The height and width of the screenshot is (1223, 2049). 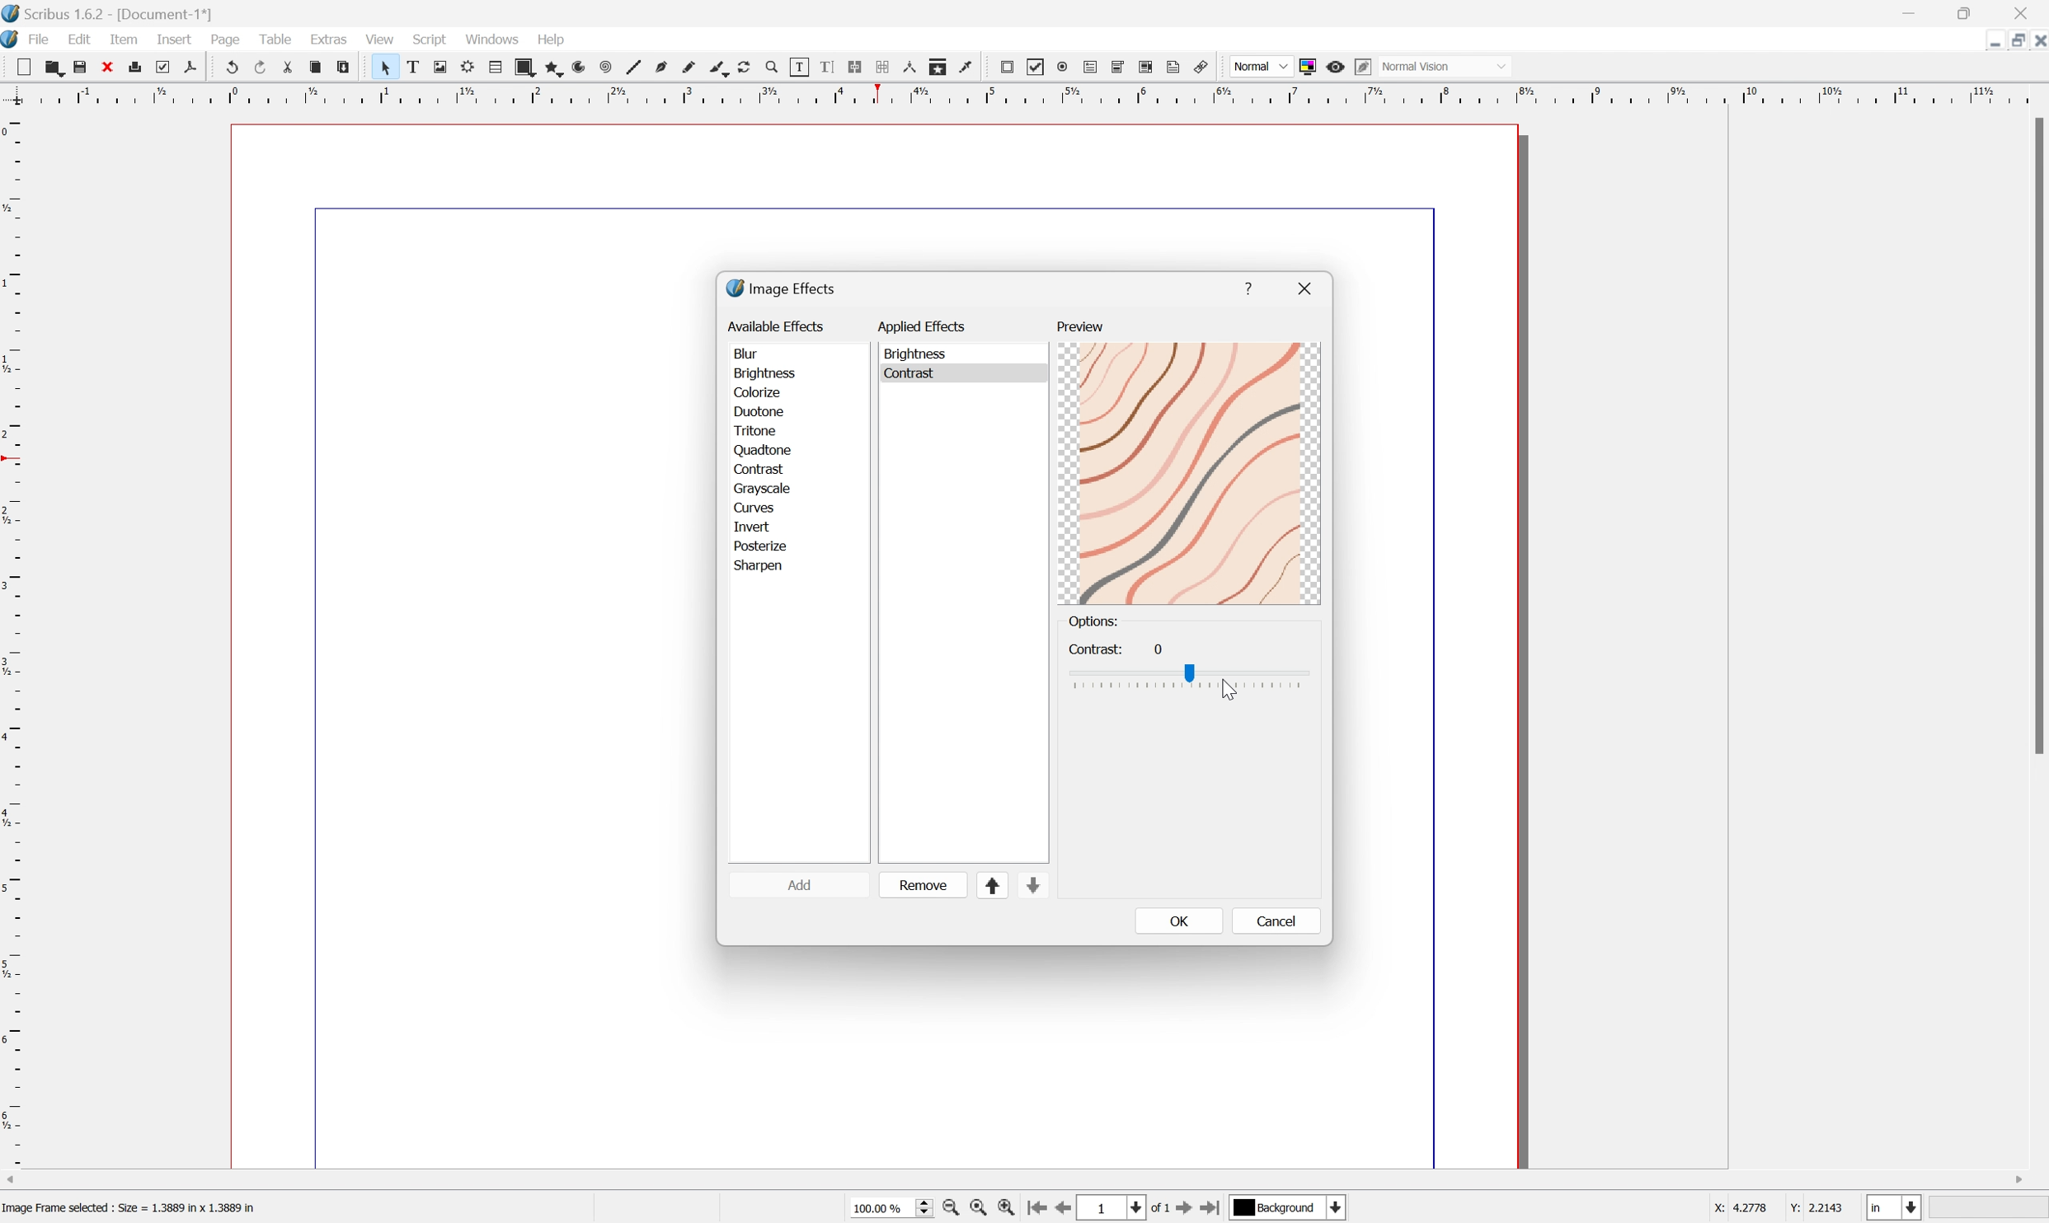 I want to click on New, so click(x=18, y=64).